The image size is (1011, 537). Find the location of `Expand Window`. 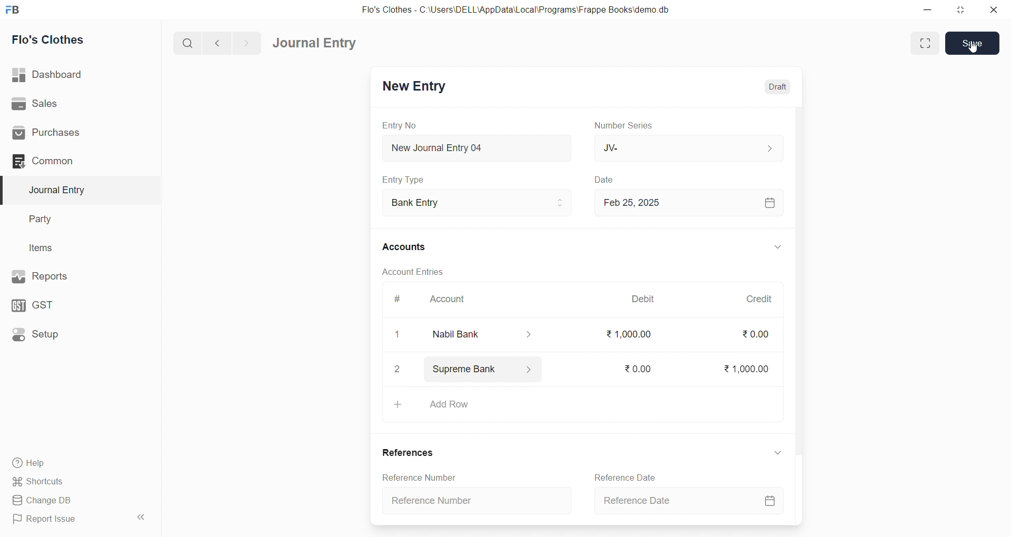

Expand Window is located at coordinates (925, 43).